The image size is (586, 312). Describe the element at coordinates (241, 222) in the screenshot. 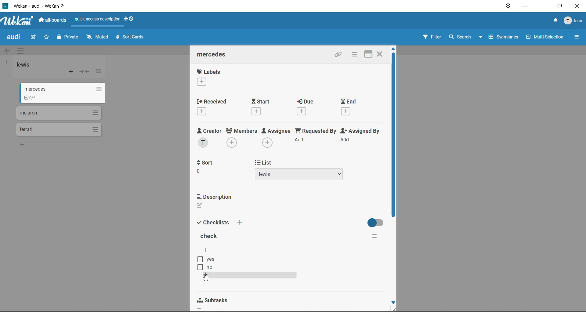

I see `Add` at that location.